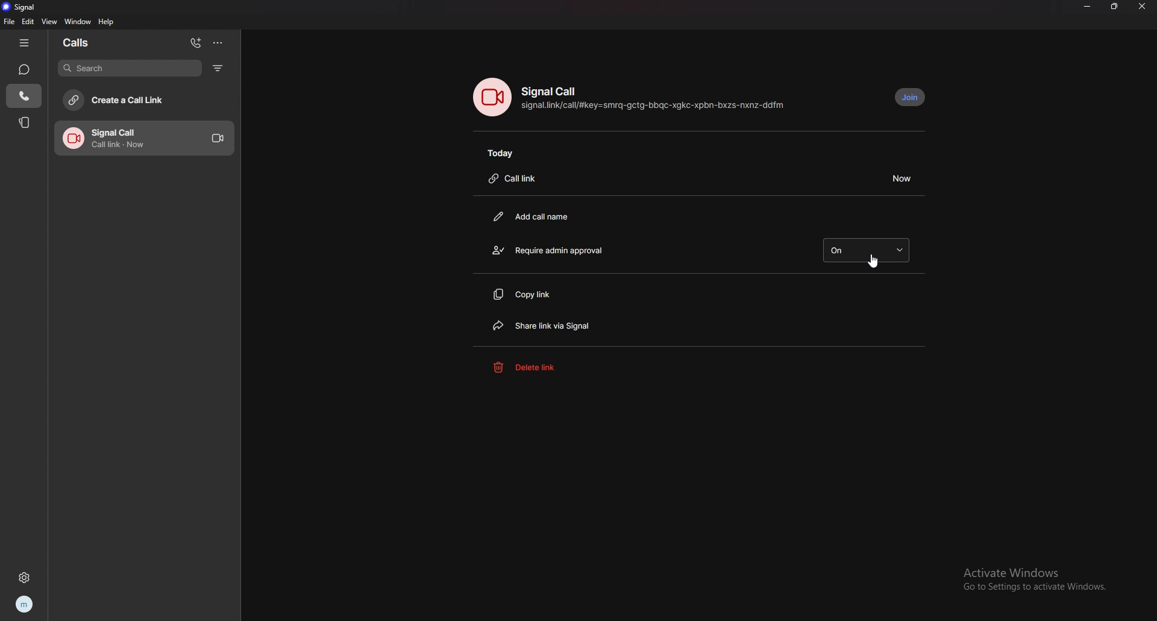 The width and height of the screenshot is (1157, 621). What do you see at coordinates (107, 21) in the screenshot?
I see `help` at bounding box center [107, 21].